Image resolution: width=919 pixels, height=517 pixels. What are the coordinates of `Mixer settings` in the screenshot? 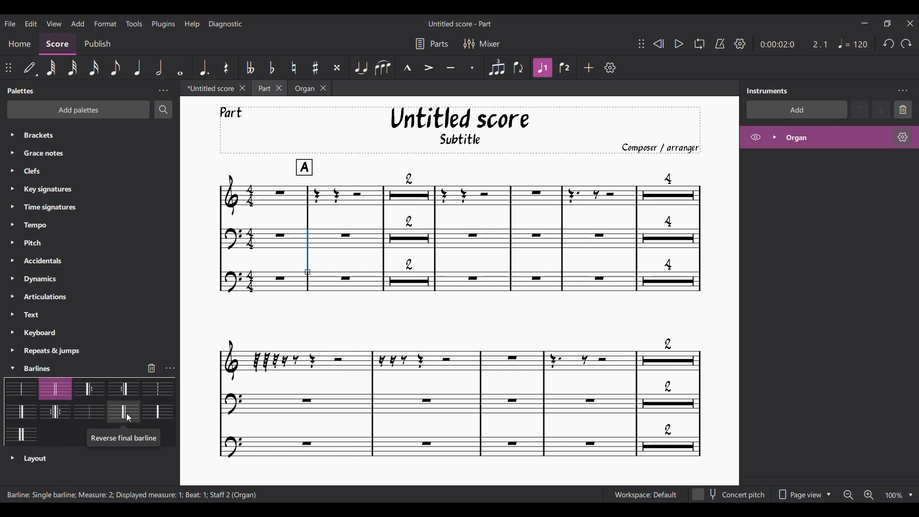 It's located at (482, 44).